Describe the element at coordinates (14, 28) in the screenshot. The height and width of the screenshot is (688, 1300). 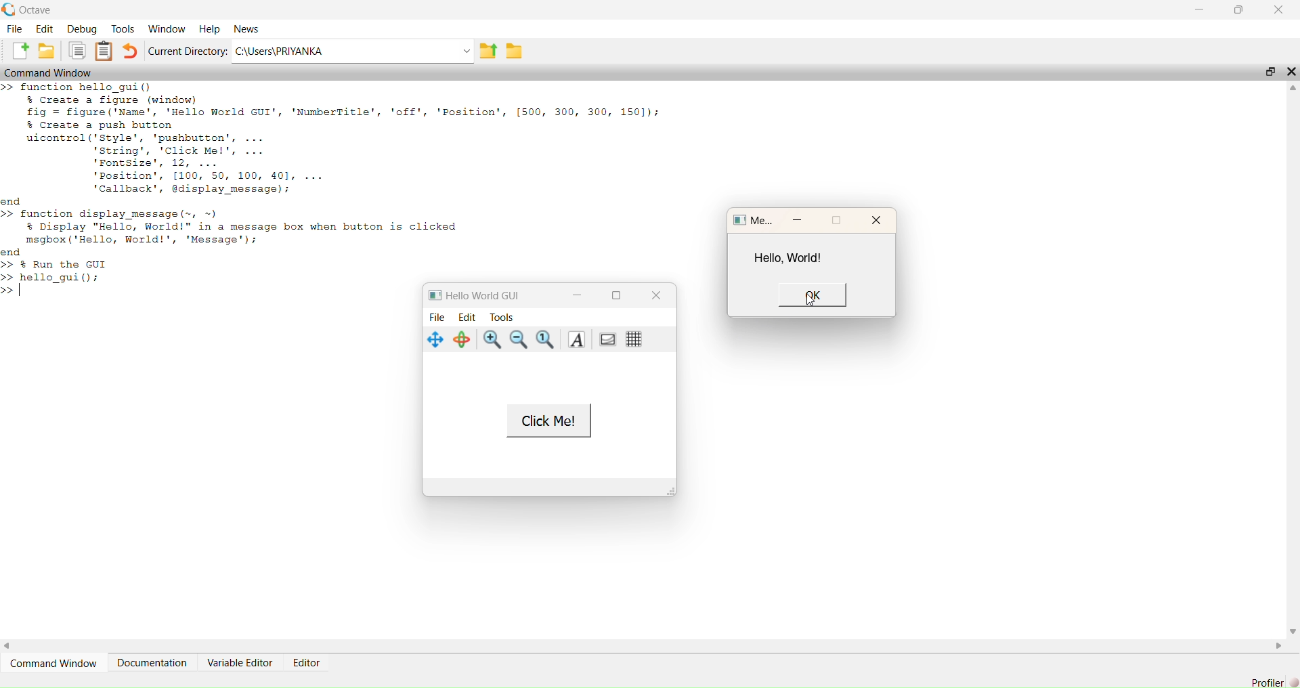
I see `File` at that location.